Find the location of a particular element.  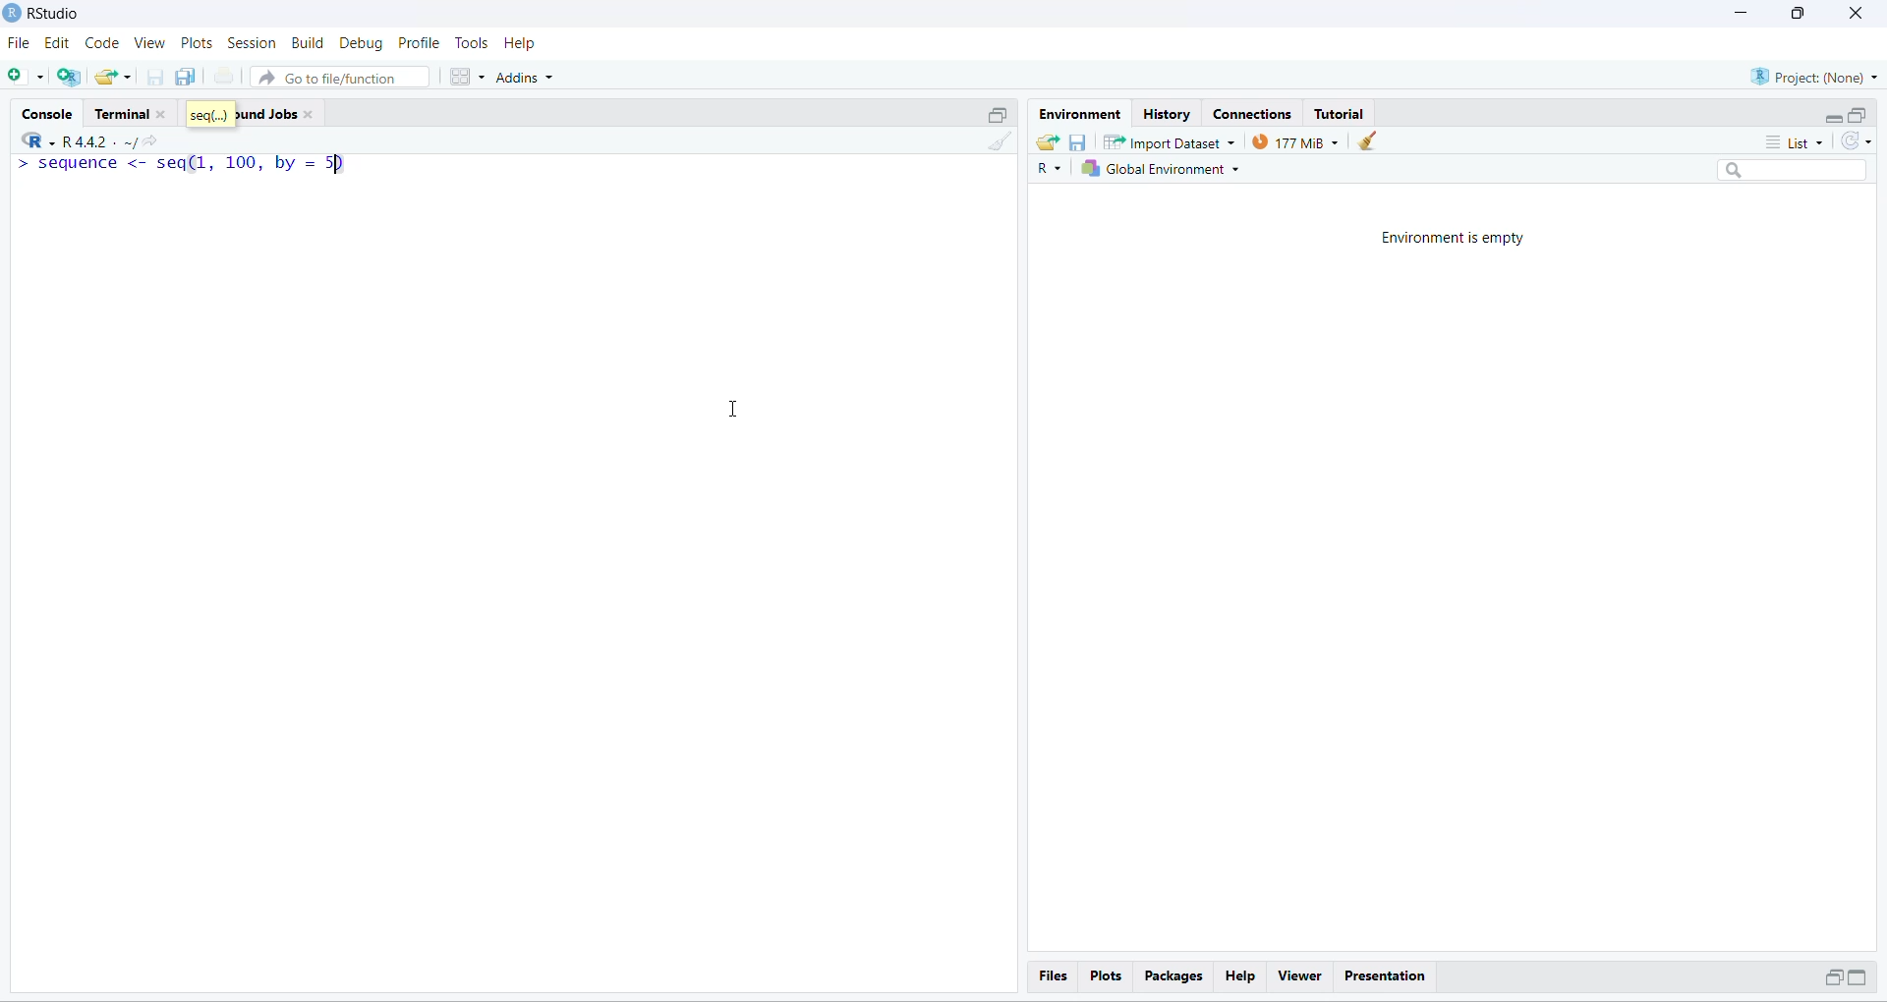

open in separate window is located at coordinates (1859, 115).